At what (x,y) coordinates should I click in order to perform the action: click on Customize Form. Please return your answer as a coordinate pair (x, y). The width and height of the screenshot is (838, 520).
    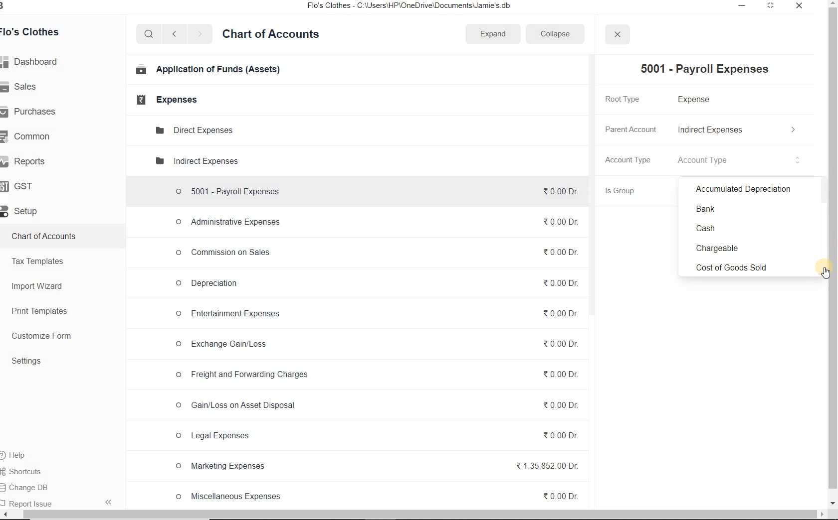
    Looking at the image, I should click on (42, 335).